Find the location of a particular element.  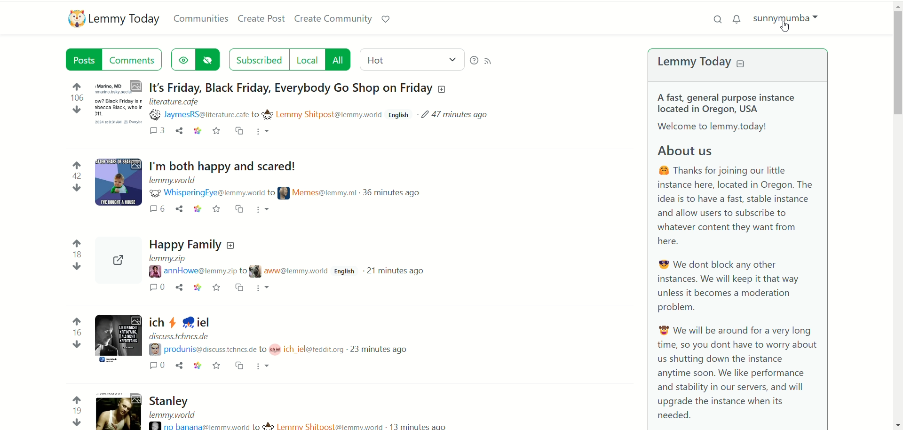

search is located at coordinates (714, 18).